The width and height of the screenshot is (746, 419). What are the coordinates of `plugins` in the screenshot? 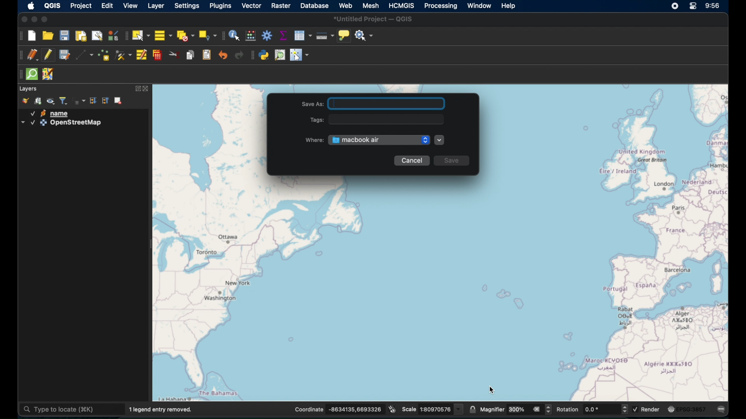 It's located at (221, 7).